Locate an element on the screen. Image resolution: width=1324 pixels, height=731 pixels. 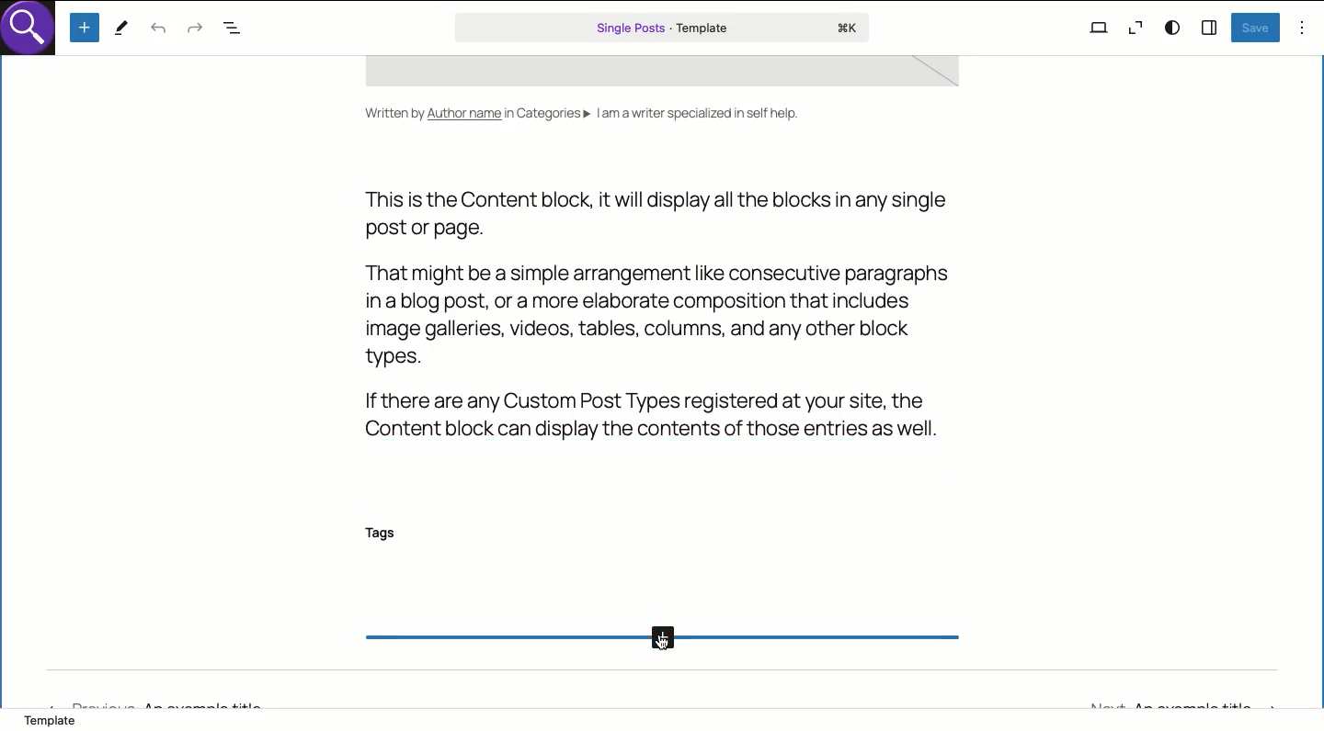
Options is located at coordinates (1303, 28).